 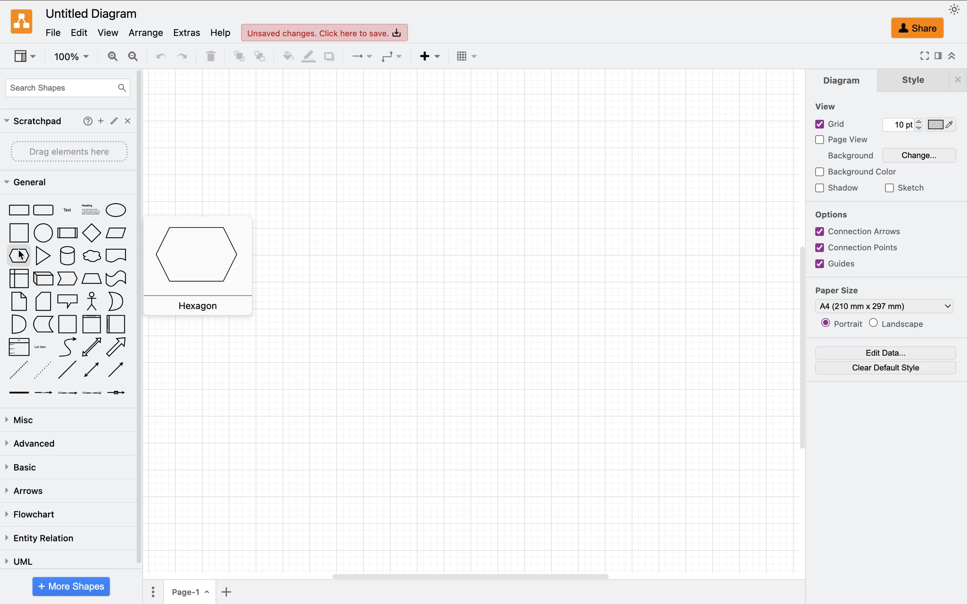 What do you see at coordinates (326, 33) in the screenshot?
I see `unsaved changed` at bounding box center [326, 33].